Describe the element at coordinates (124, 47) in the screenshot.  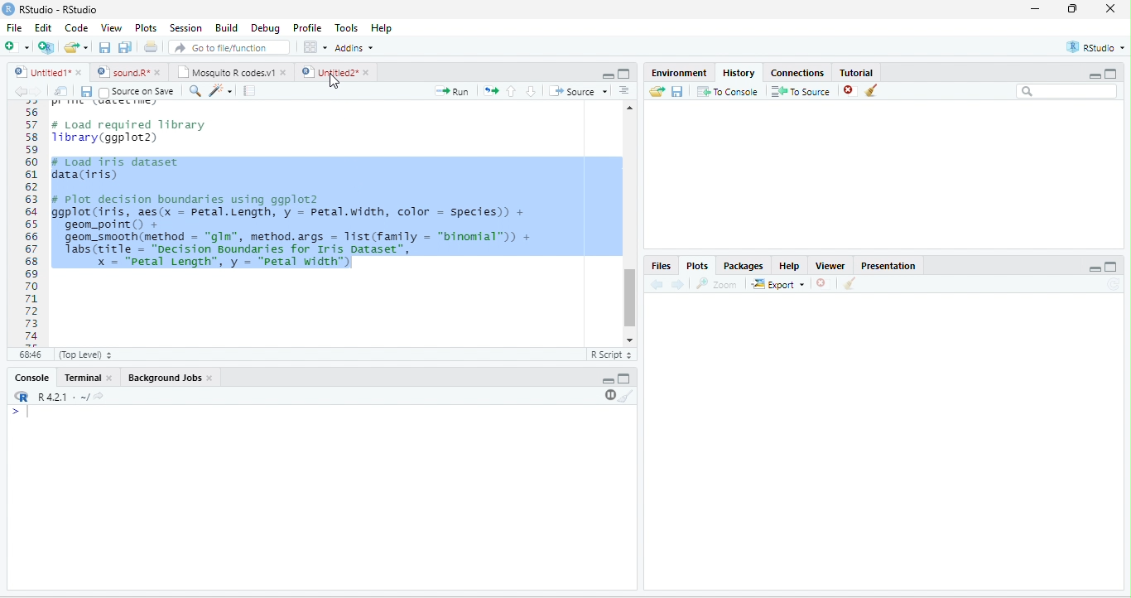
I see `save all` at that location.